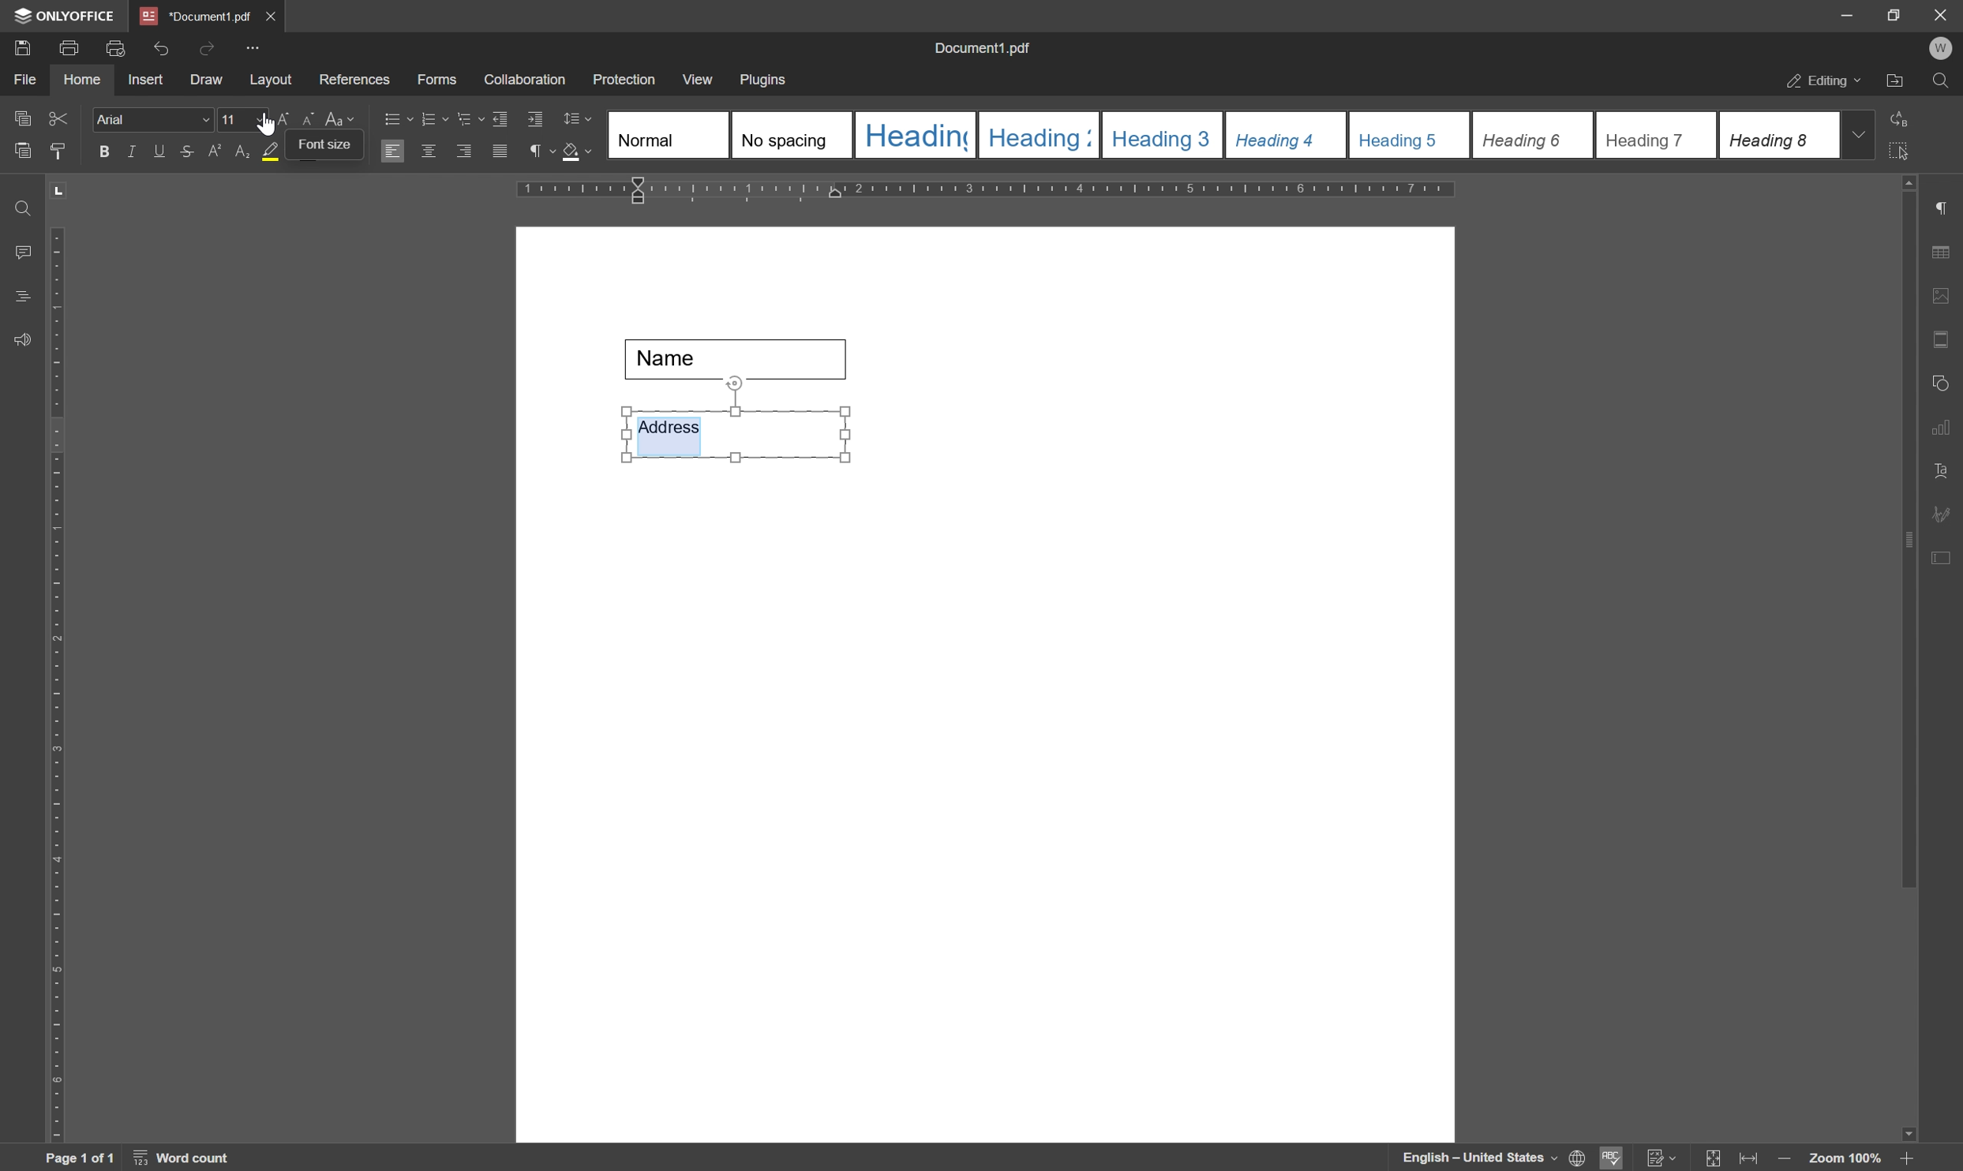  Describe the element at coordinates (1752, 1159) in the screenshot. I see `fit to width` at that location.